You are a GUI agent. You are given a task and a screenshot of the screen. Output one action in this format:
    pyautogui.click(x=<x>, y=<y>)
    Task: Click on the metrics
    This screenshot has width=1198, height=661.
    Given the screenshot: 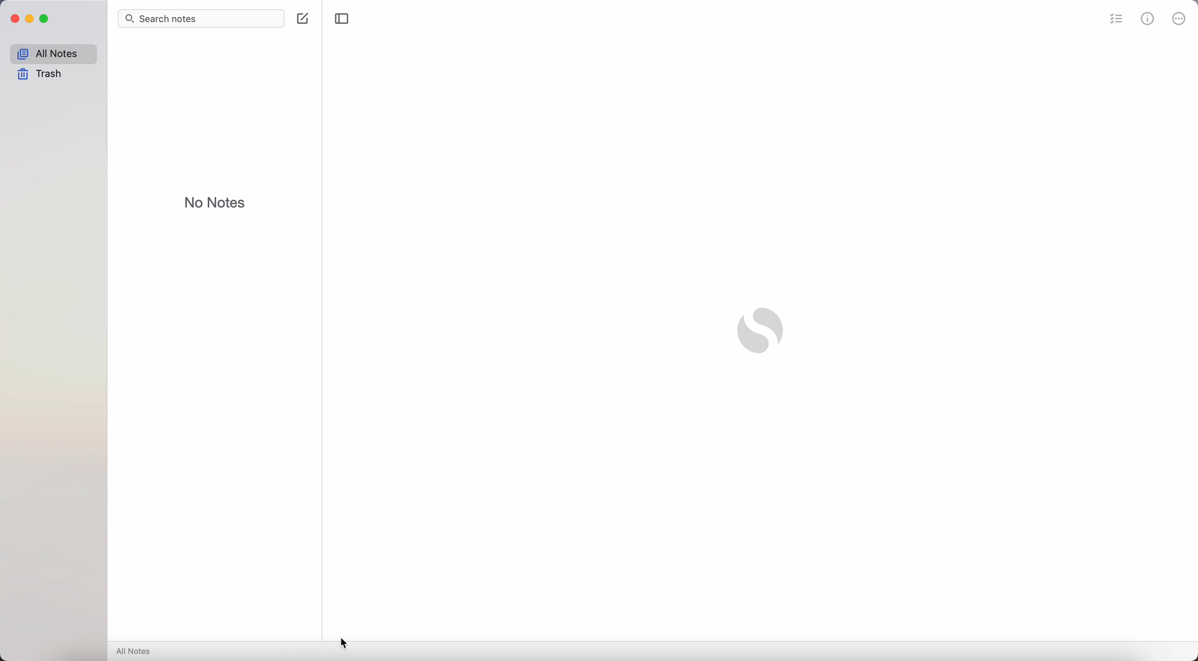 What is the action you would take?
    pyautogui.click(x=1147, y=18)
    